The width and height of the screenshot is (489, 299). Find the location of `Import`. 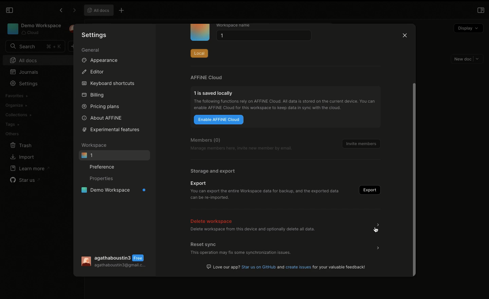

Import is located at coordinates (22, 157).